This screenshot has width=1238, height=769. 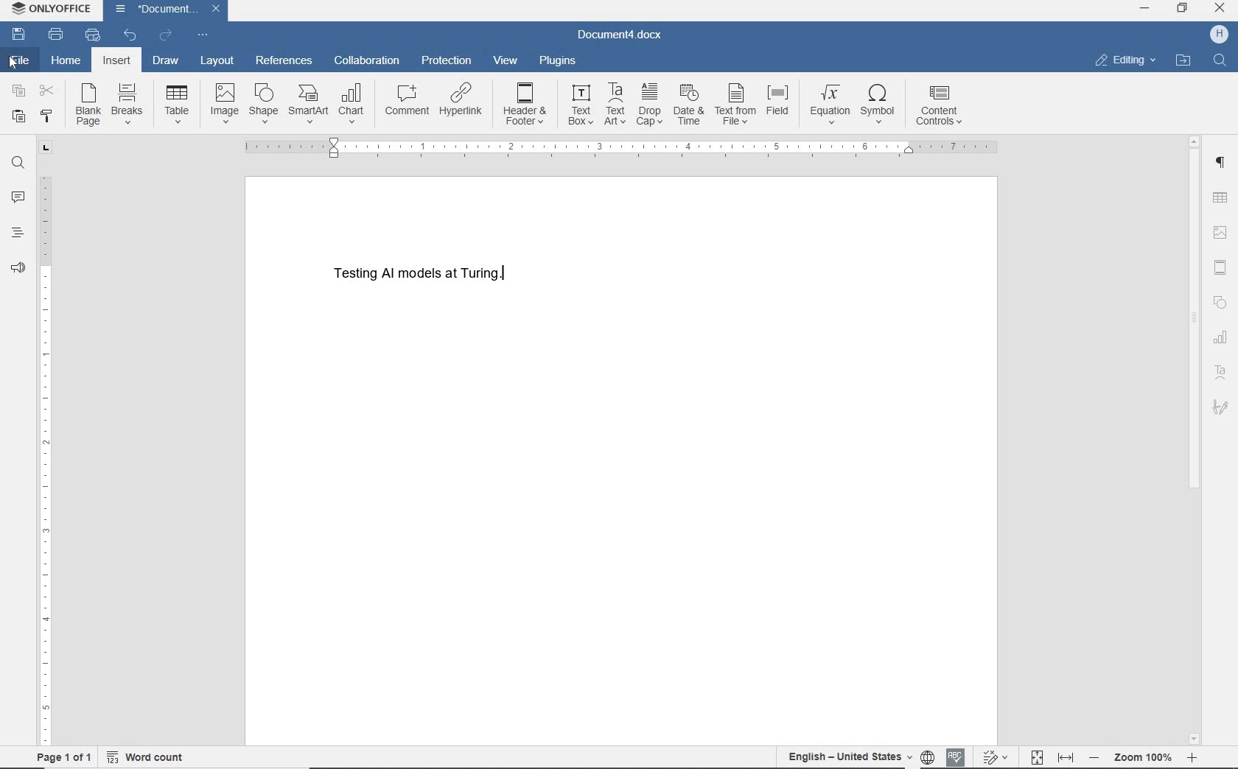 What do you see at coordinates (263, 104) in the screenshot?
I see `shapes` at bounding box center [263, 104].